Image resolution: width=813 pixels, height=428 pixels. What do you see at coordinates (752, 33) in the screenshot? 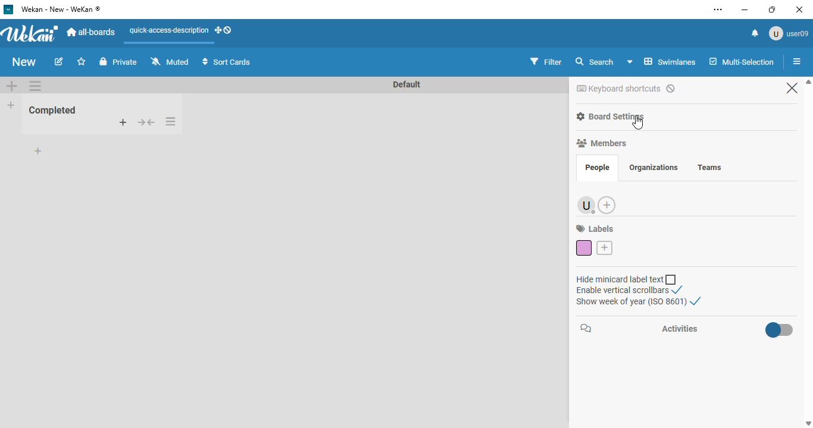
I see `notifications` at bounding box center [752, 33].